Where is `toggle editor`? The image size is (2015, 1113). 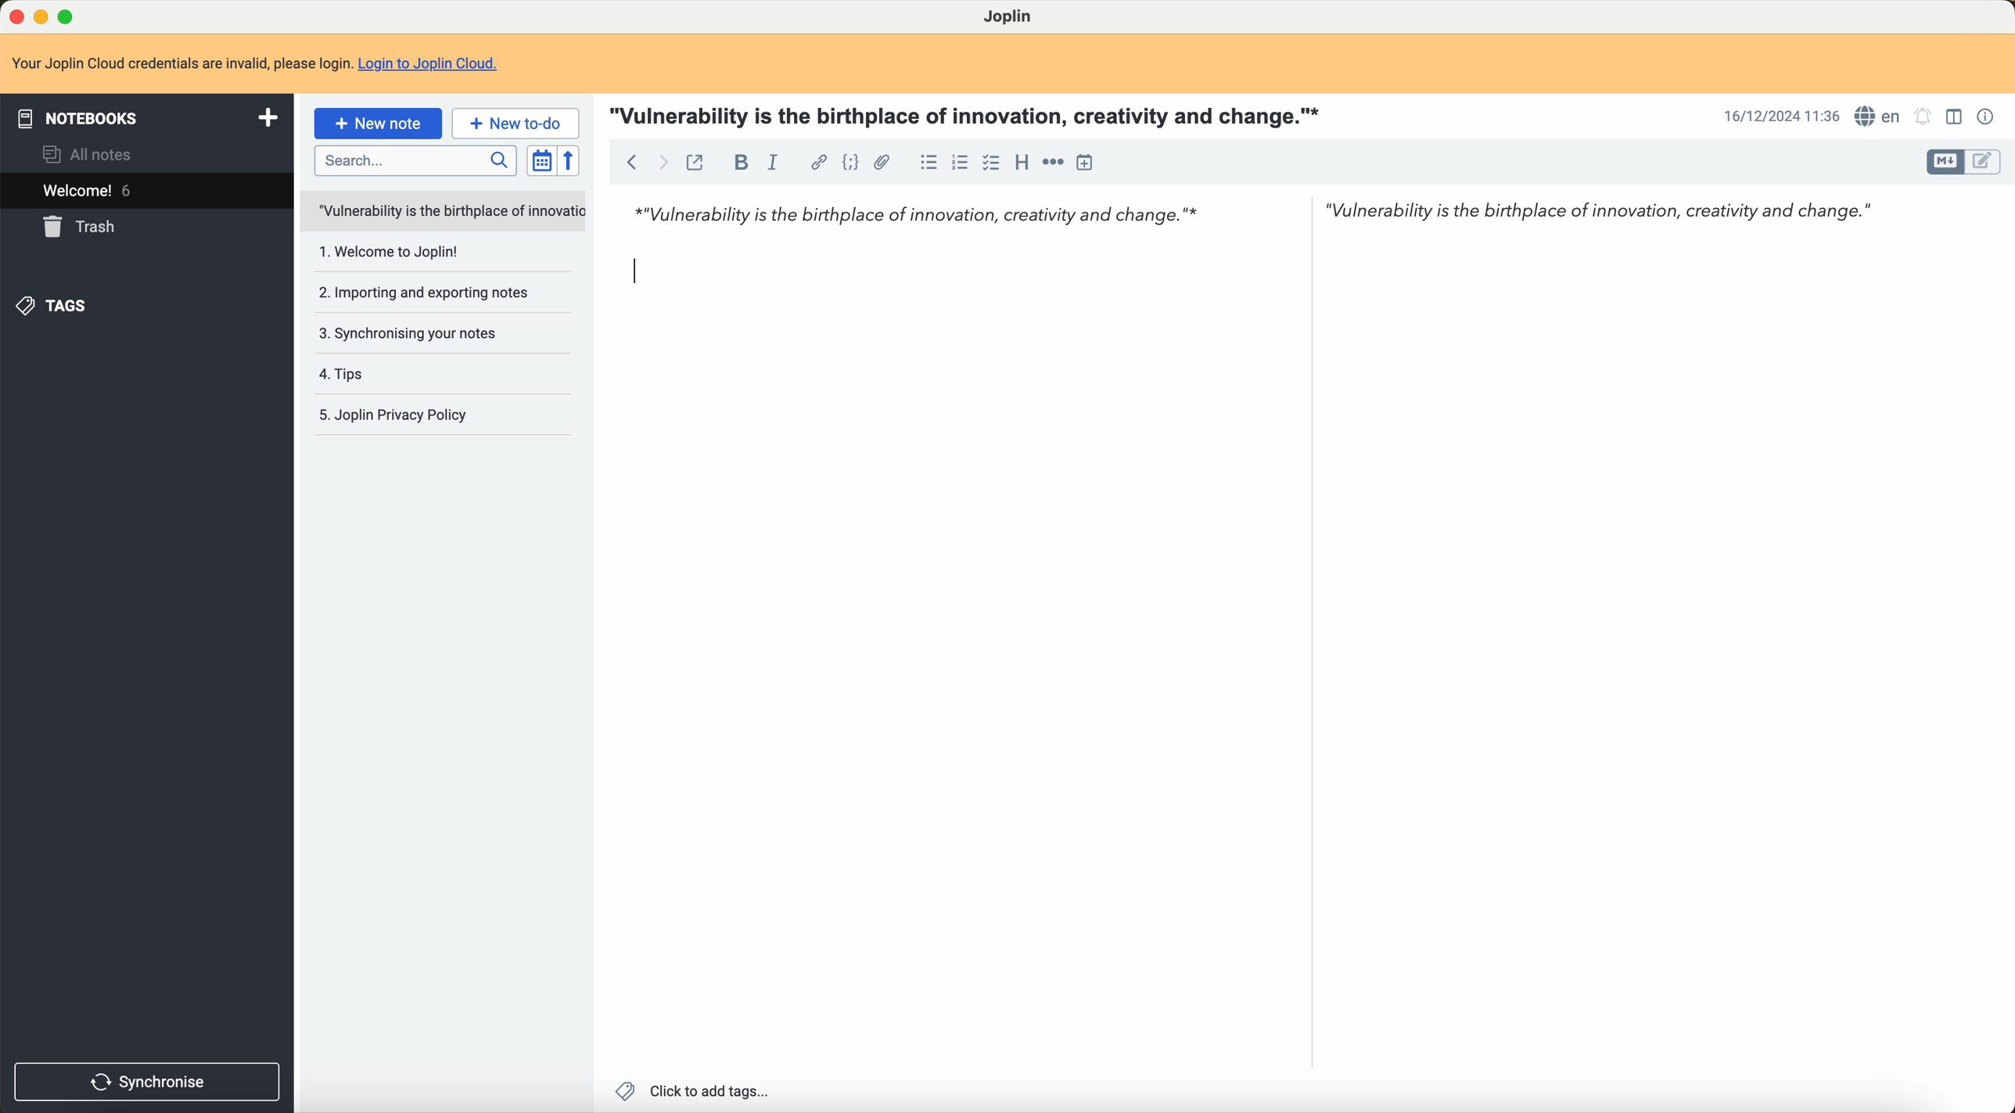 toggle editor is located at coordinates (1941, 162).